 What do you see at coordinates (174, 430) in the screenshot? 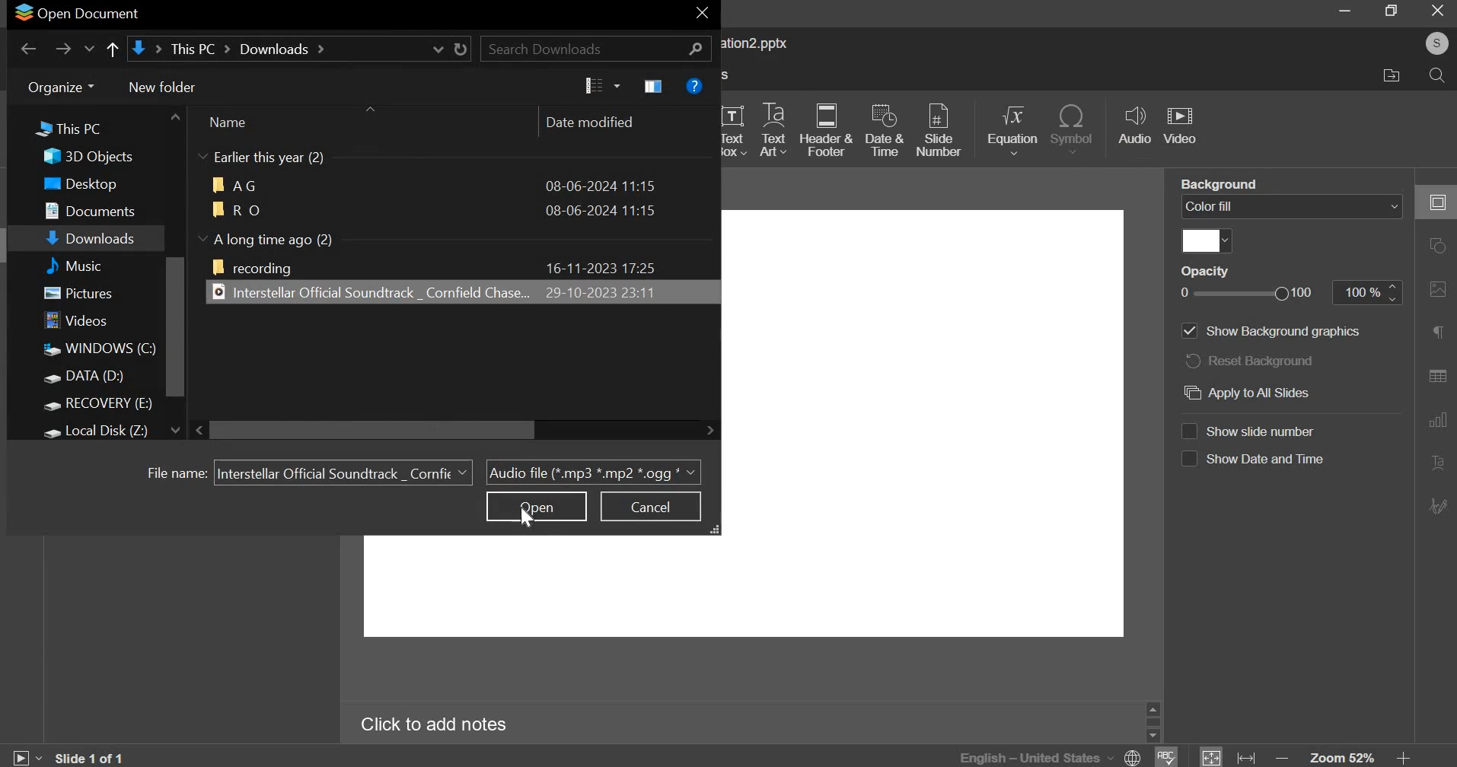
I see `scroll down` at bounding box center [174, 430].